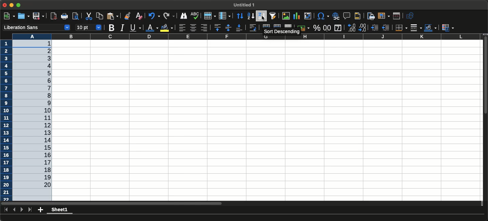 The image size is (488, 221). I want to click on Align right, so click(204, 28).